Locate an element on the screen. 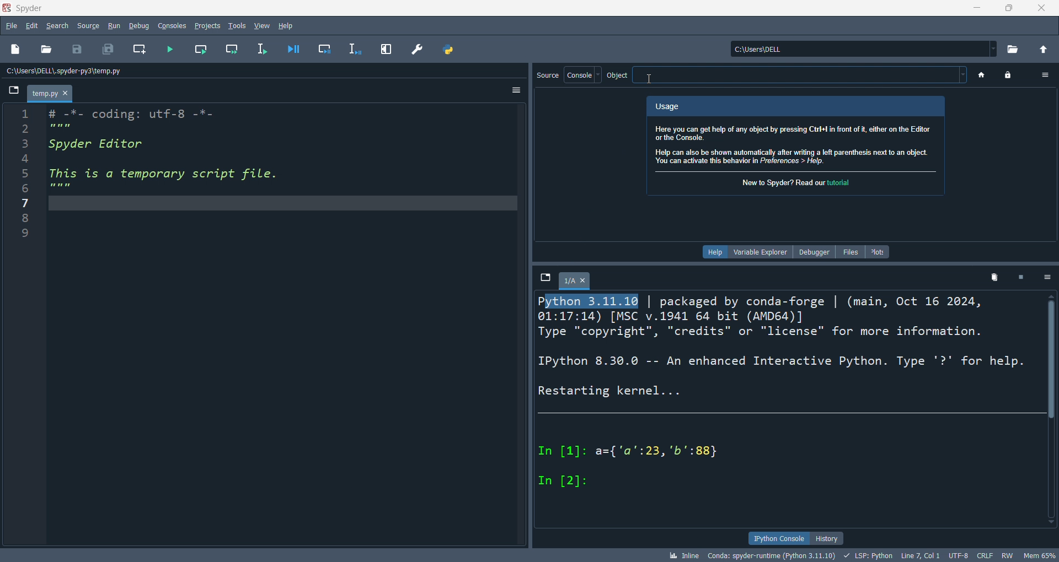  cursor is located at coordinates (651, 78).